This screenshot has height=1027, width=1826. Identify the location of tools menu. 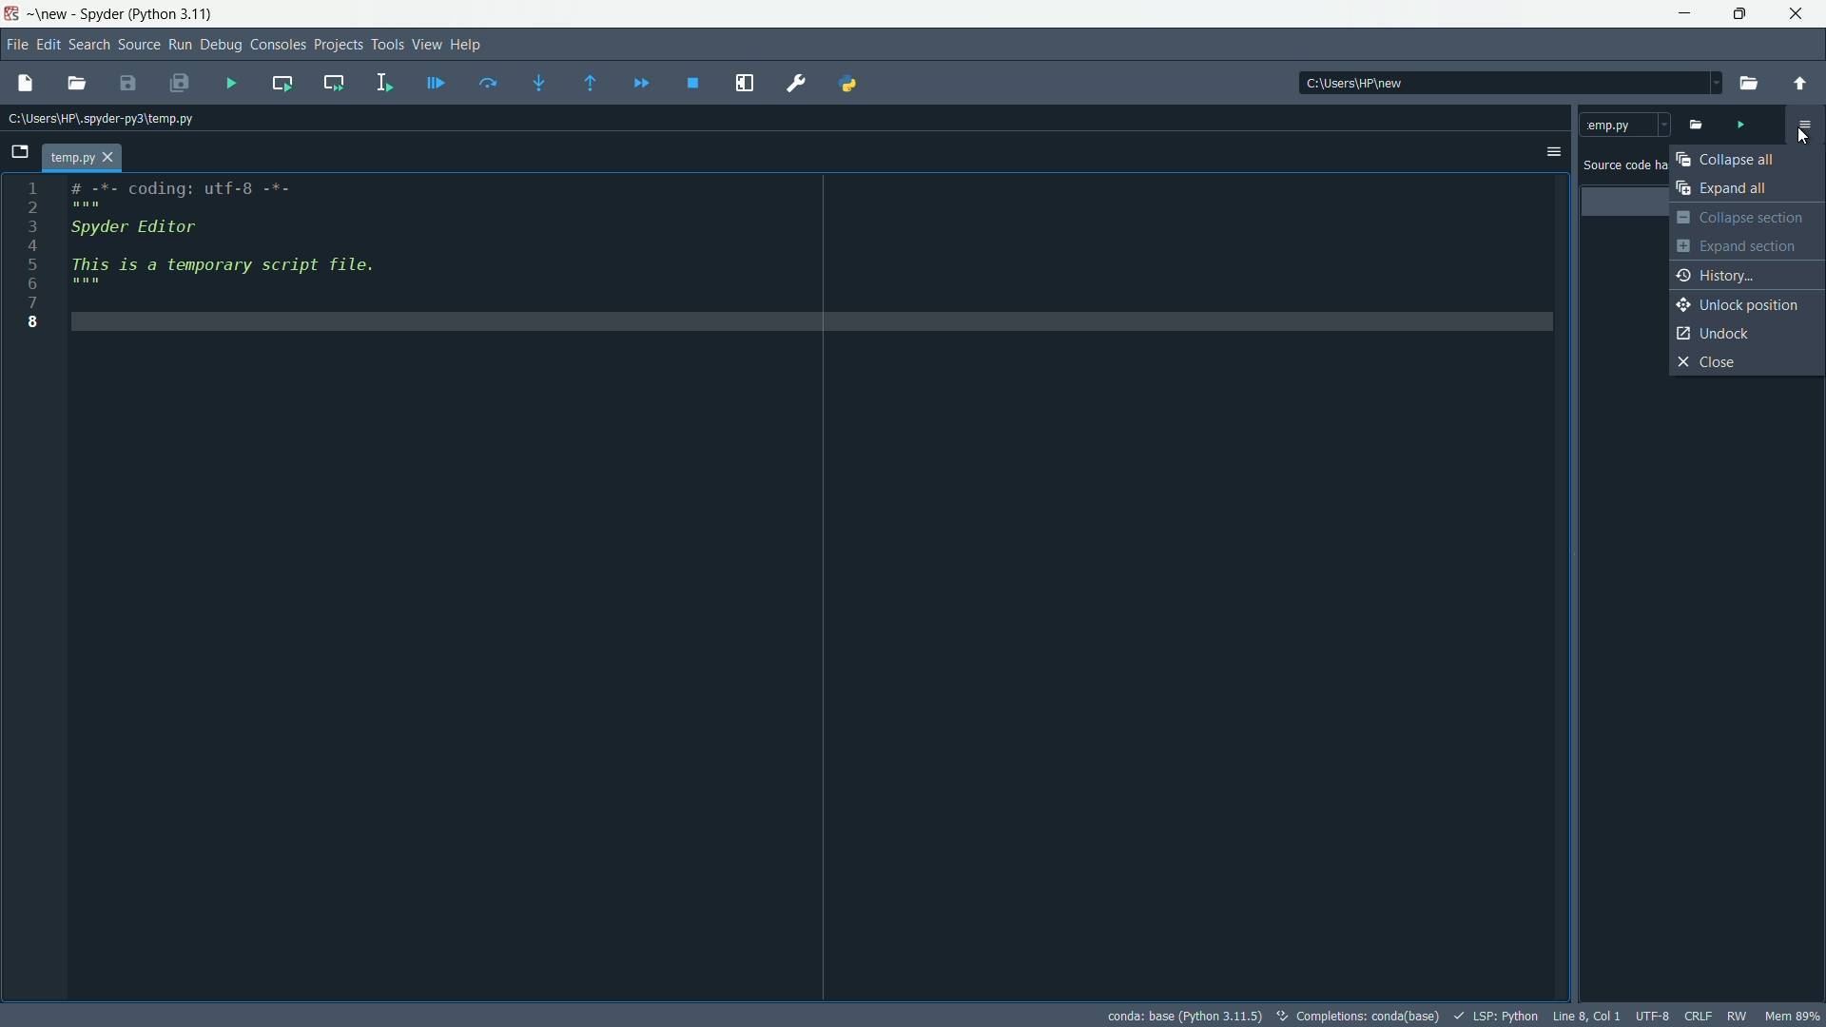
(386, 47).